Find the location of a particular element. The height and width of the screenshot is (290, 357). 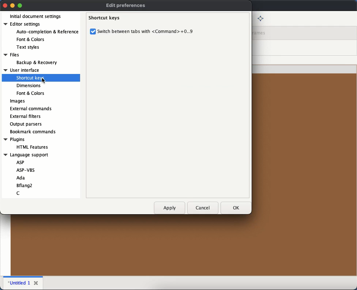

Font & Colors is located at coordinates (31, 40).